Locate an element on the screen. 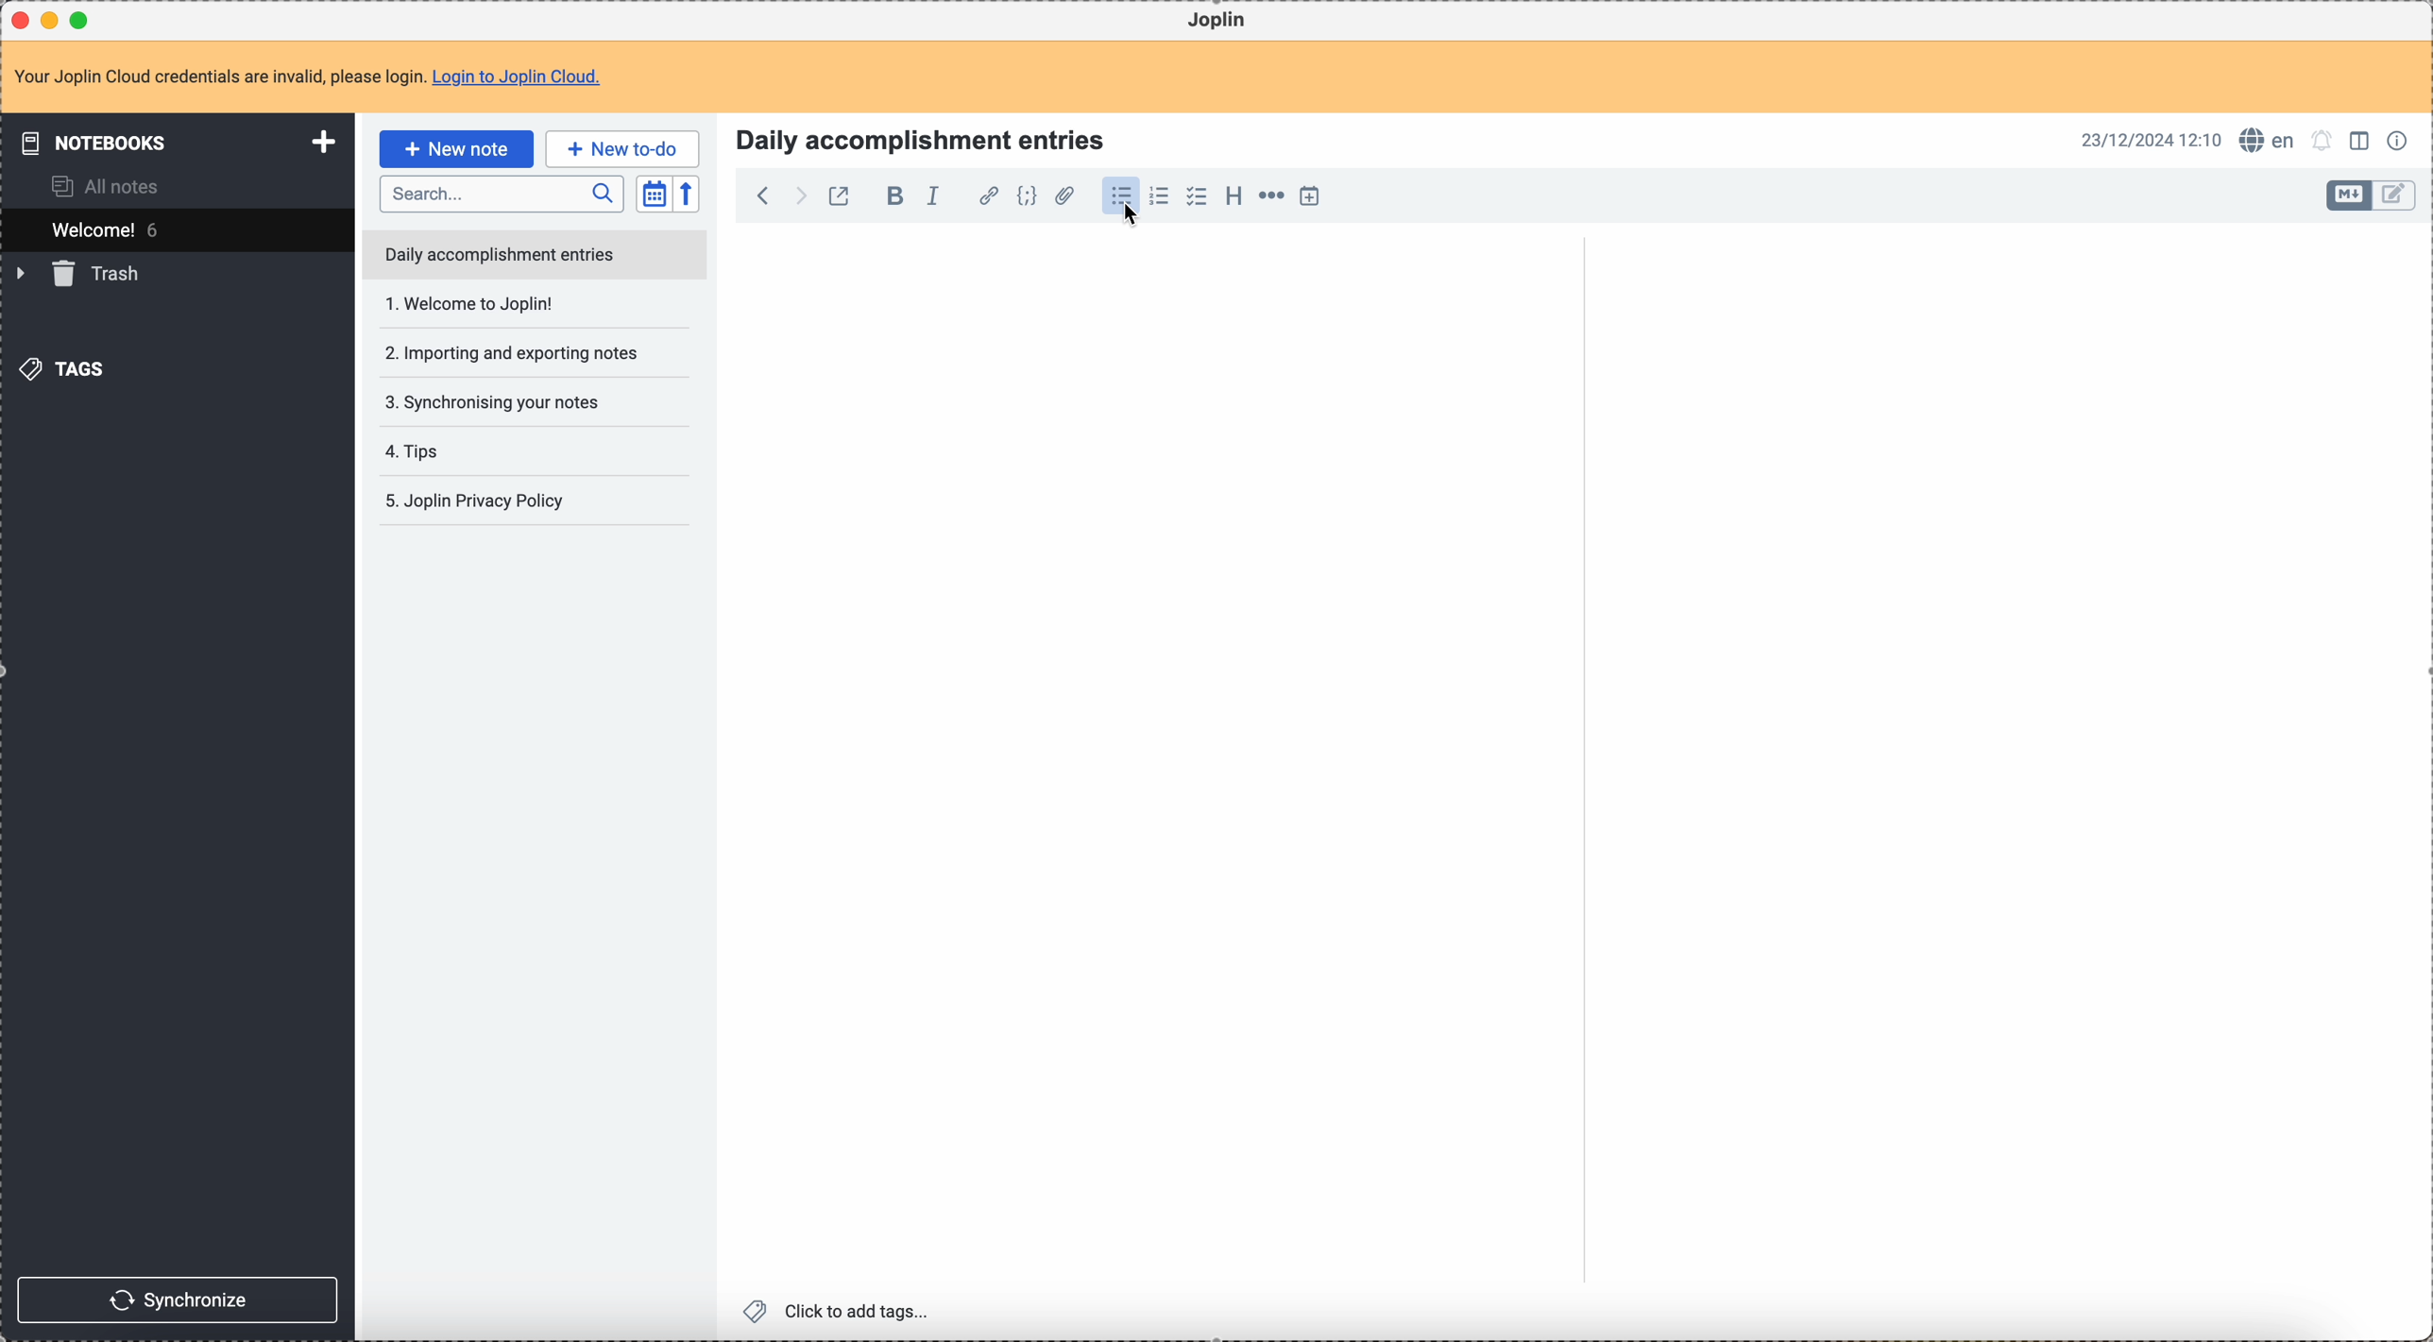 This screenshot has width=2433, height=1342. toggle edit layout is located at coordinates (2395, 195).